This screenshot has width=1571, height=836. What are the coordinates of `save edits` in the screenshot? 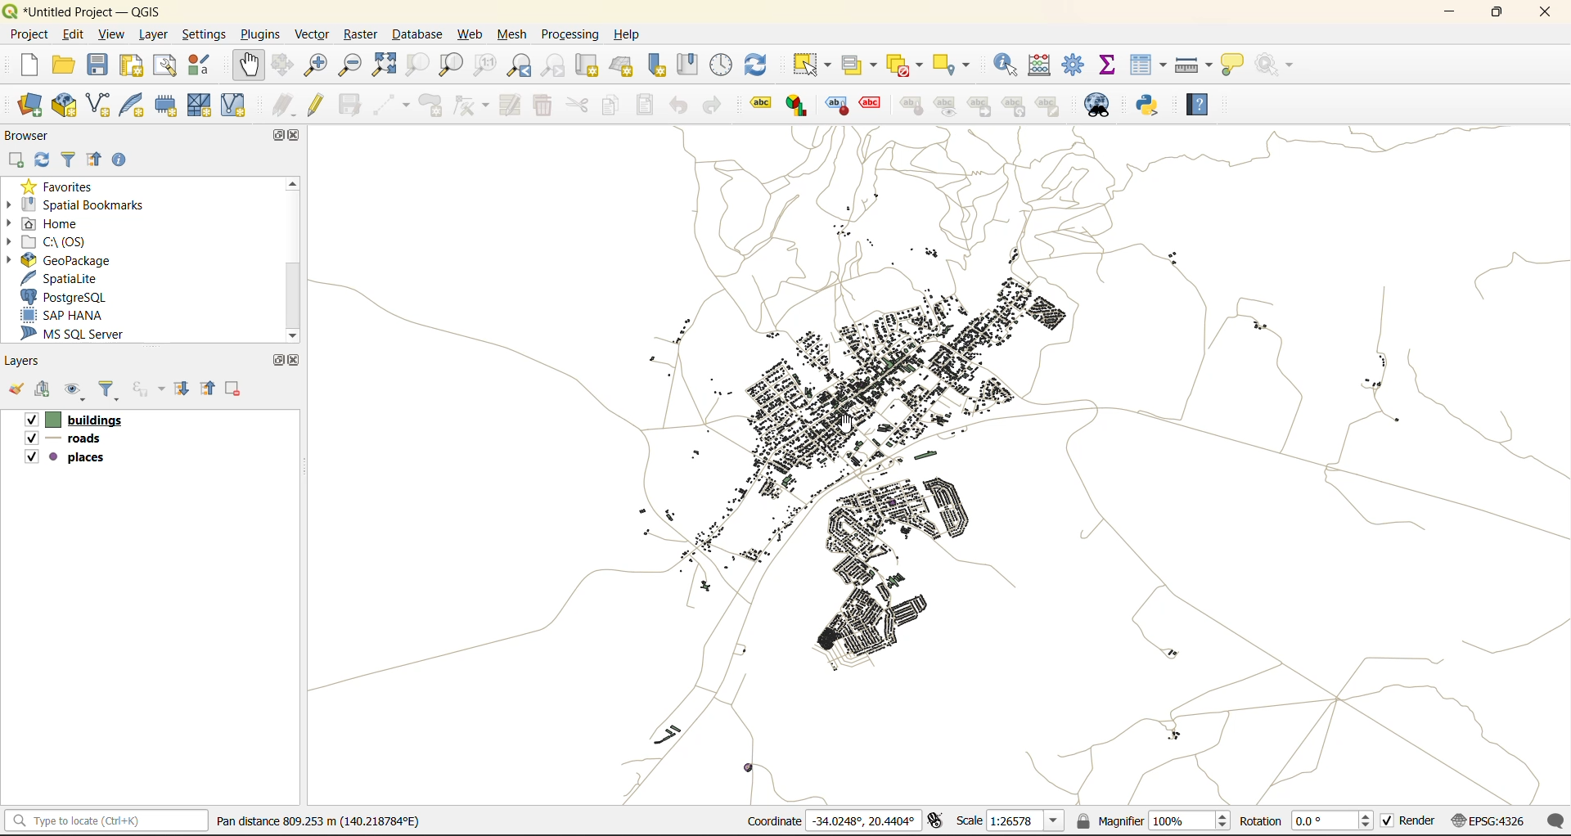 It's located at (349, 108).